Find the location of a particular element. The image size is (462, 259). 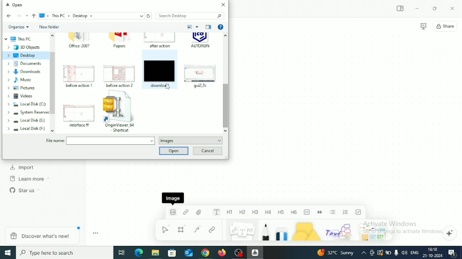

Affine AI is located at coordinates (450, 233).